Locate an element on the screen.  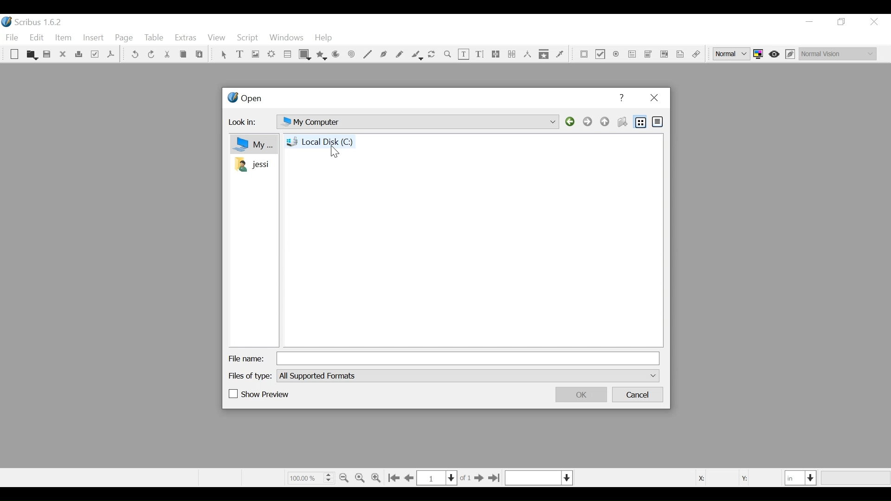
(un)check Show Preview is located at coordinates (259, 395).